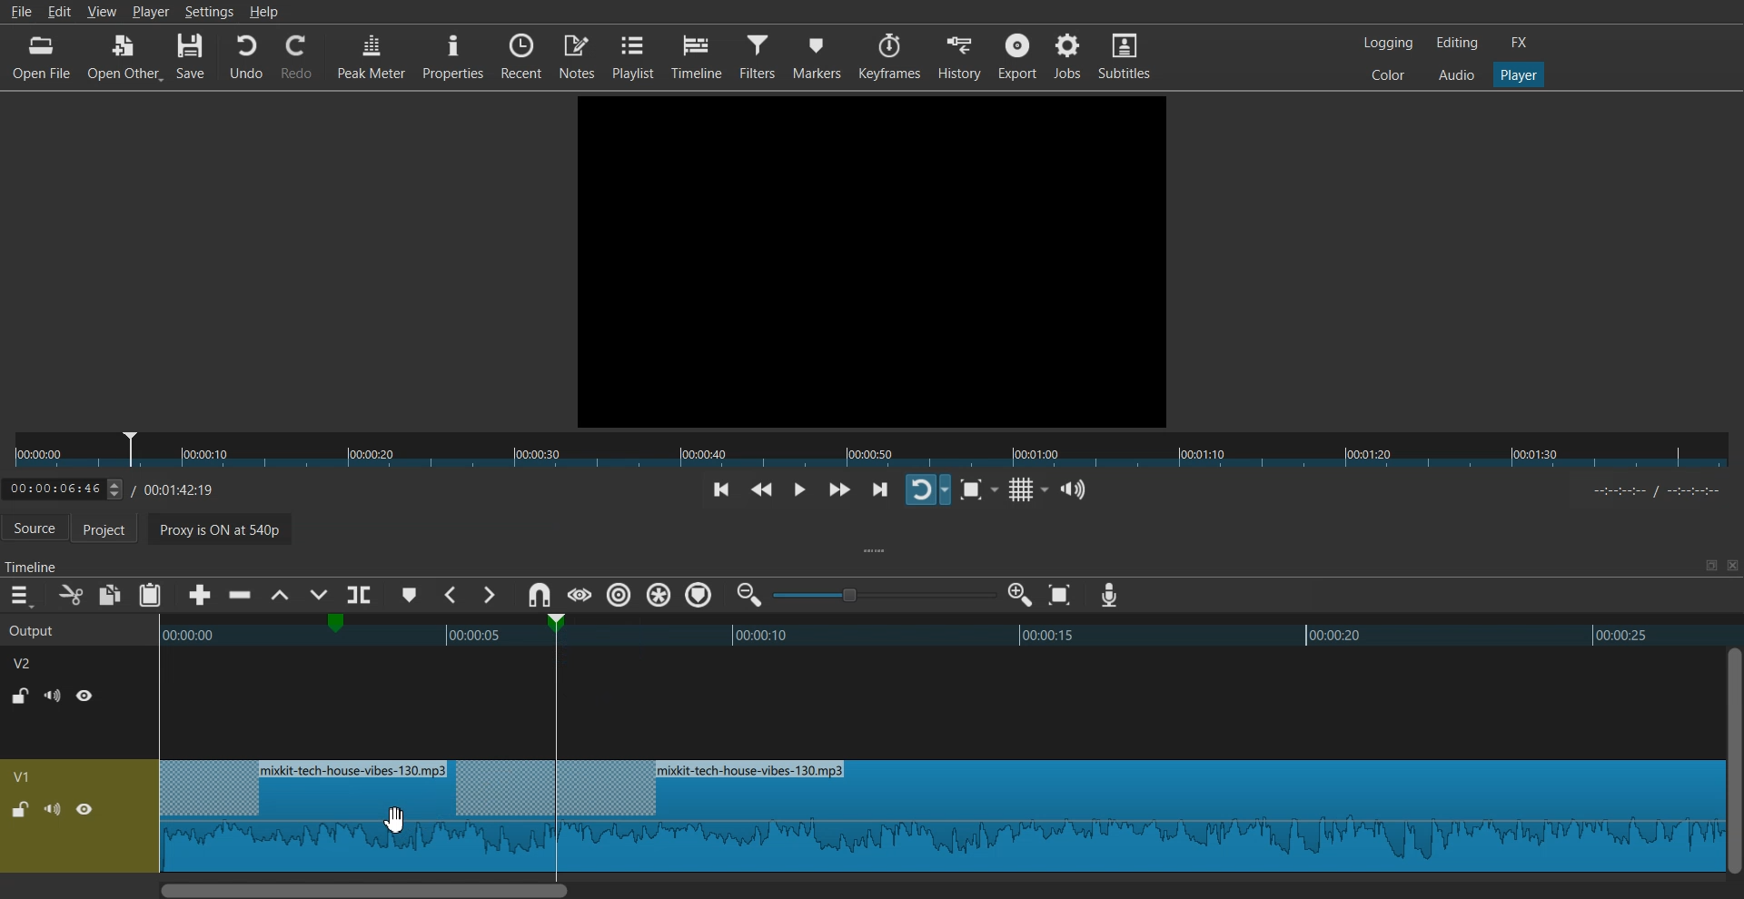  What do you see at coordinates (124, 58) in the screenshot?
I see `Open Other` at bounding box center [124, 58].